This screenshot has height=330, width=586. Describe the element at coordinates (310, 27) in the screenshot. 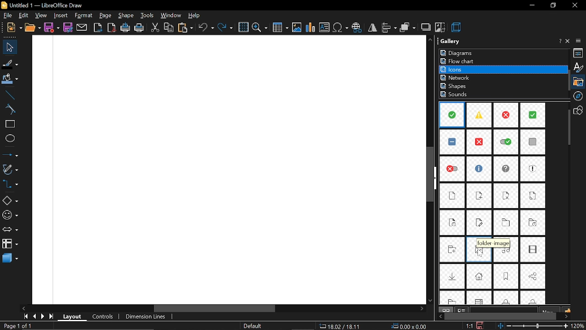

I see `insert chart` at that location.